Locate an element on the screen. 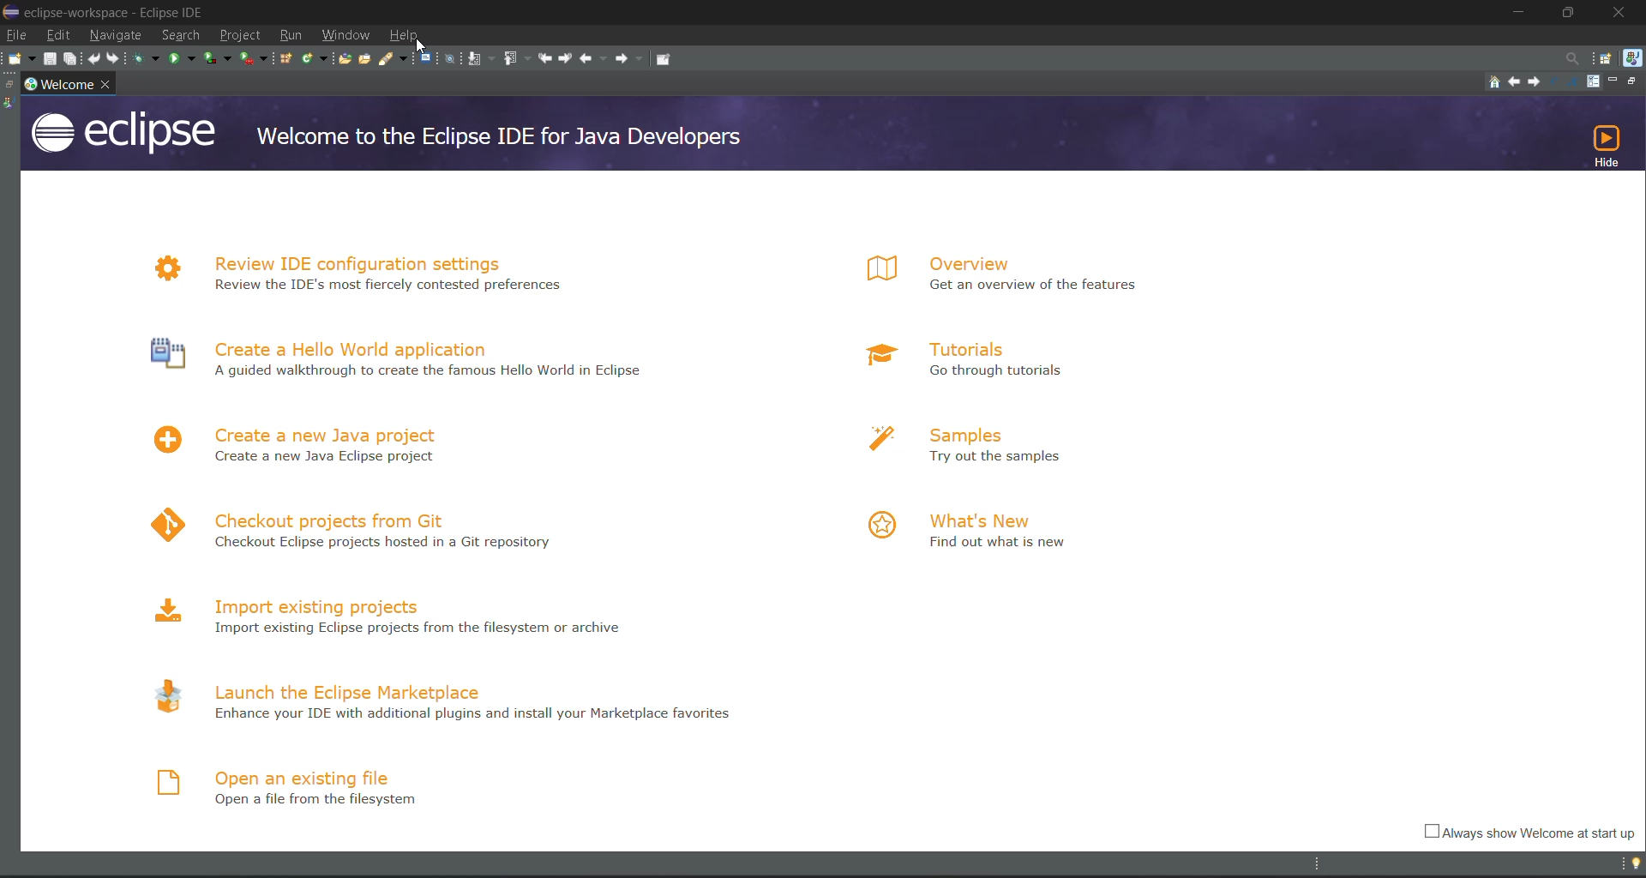 The width and height of the screenshot is (1646, 878). Try out the samples is located at coordinates (984, 458).